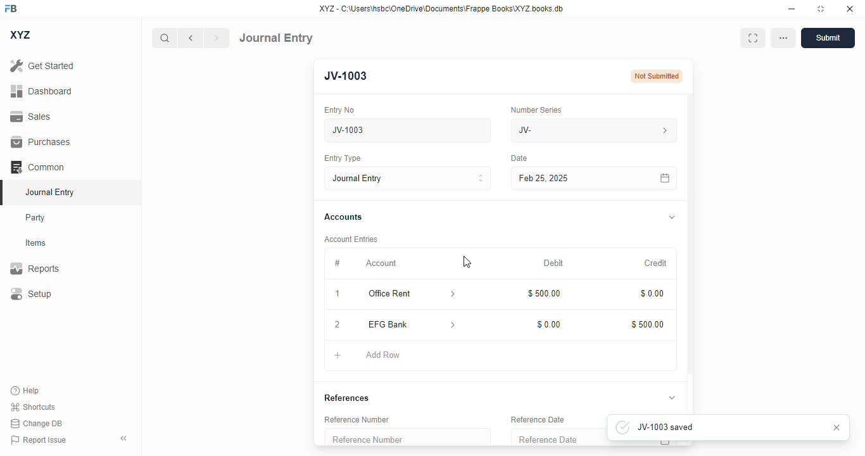 Image resolution: width=865 pixels, height=456 pixels. I want to click on cancel, so click(837, 428).